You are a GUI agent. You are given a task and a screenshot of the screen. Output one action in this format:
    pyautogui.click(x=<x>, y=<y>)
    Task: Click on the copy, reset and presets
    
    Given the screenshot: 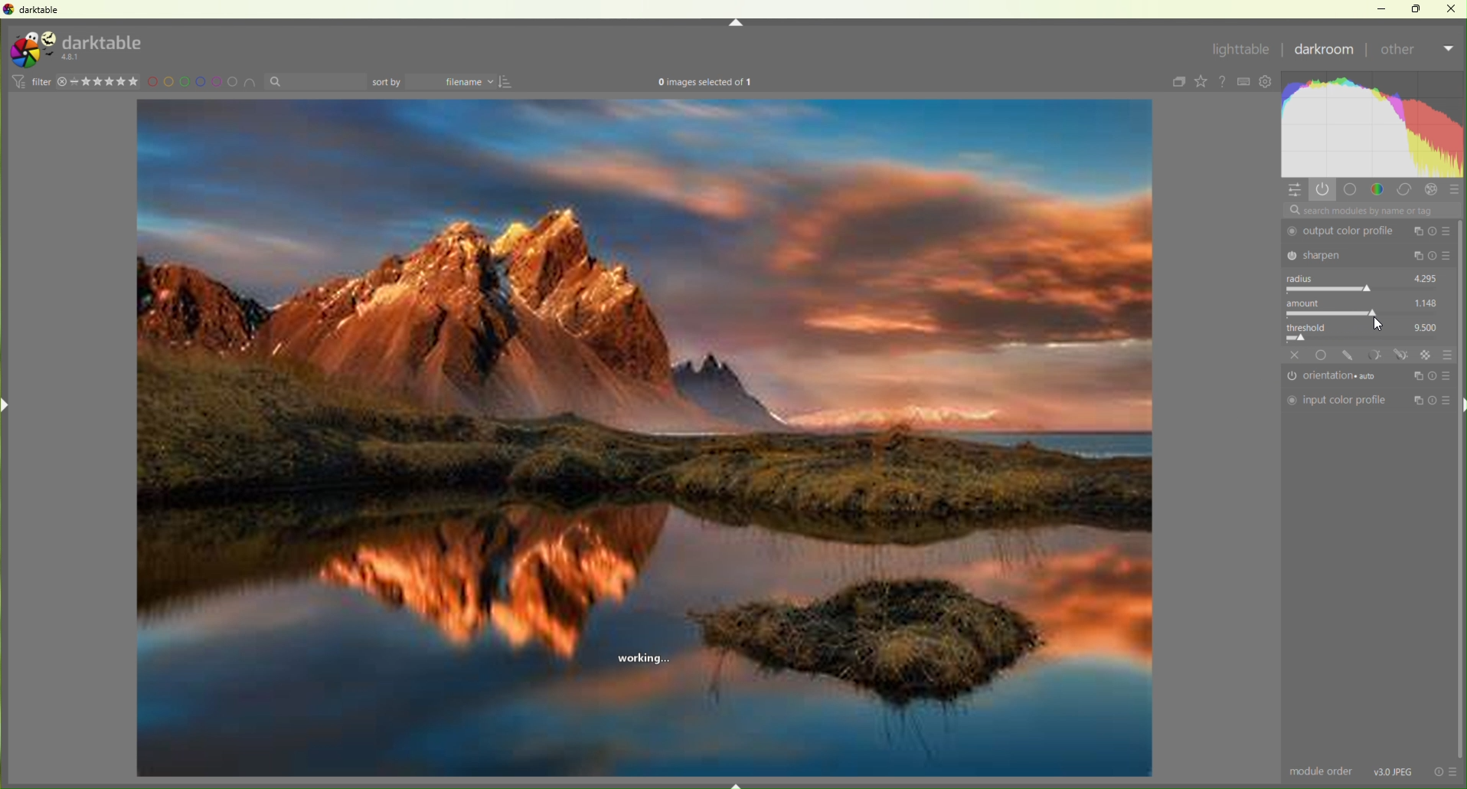 What is the action you would take?
    pyautogui.click(x=1433, y=257)
    